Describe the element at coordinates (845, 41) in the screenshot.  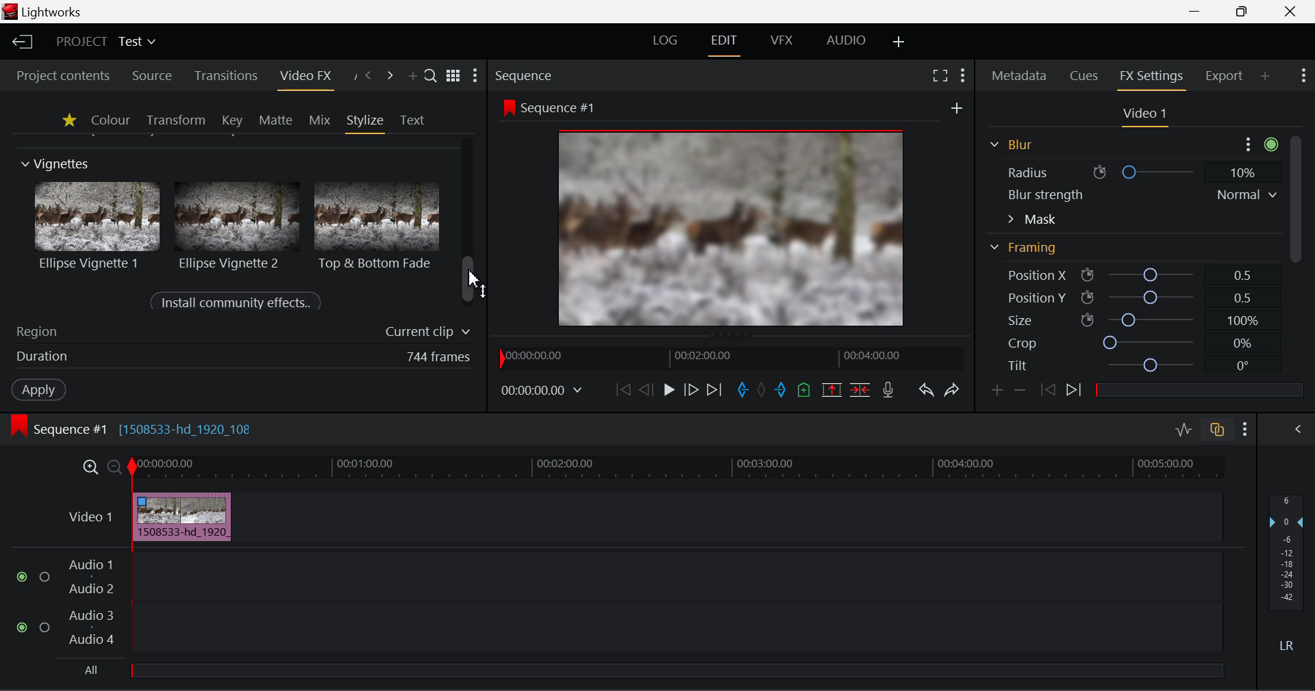
I see `AUDIO Layout` at that location.